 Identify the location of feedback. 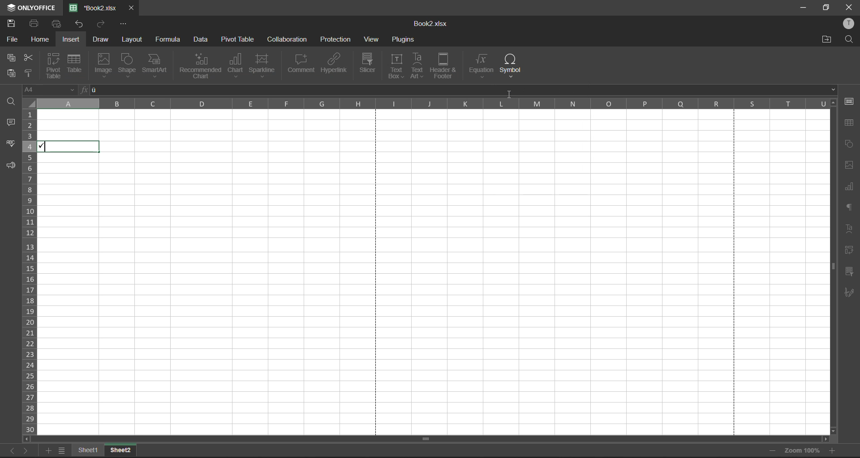
(11, 167).